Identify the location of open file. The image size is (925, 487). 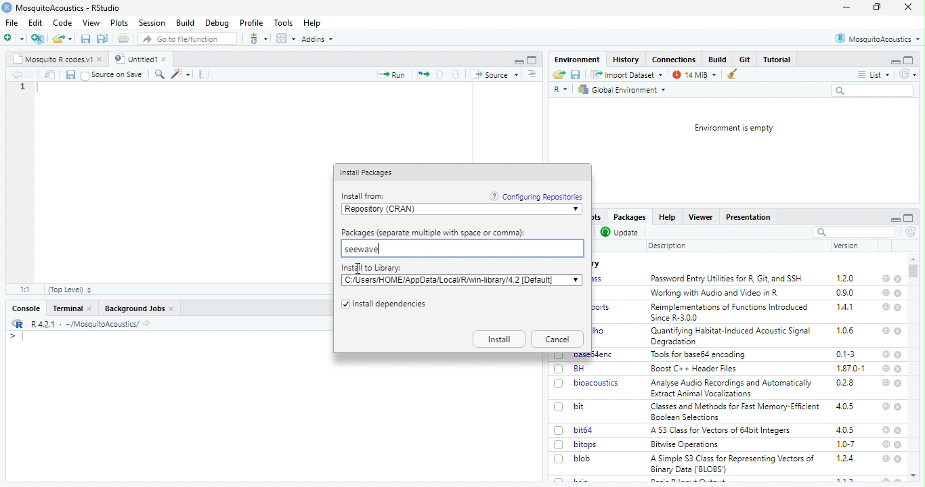
(14, 39).